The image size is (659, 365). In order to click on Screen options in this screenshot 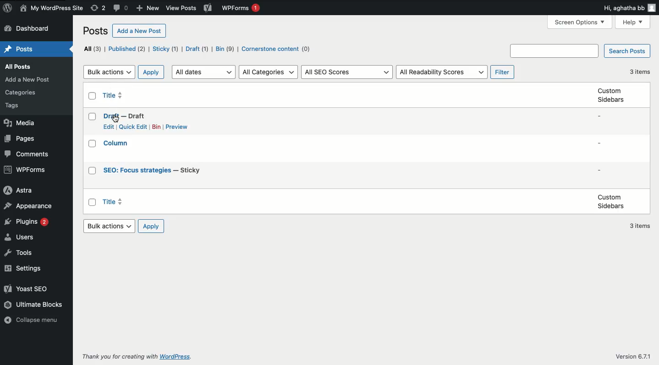, I will do `click(580, 23)`.